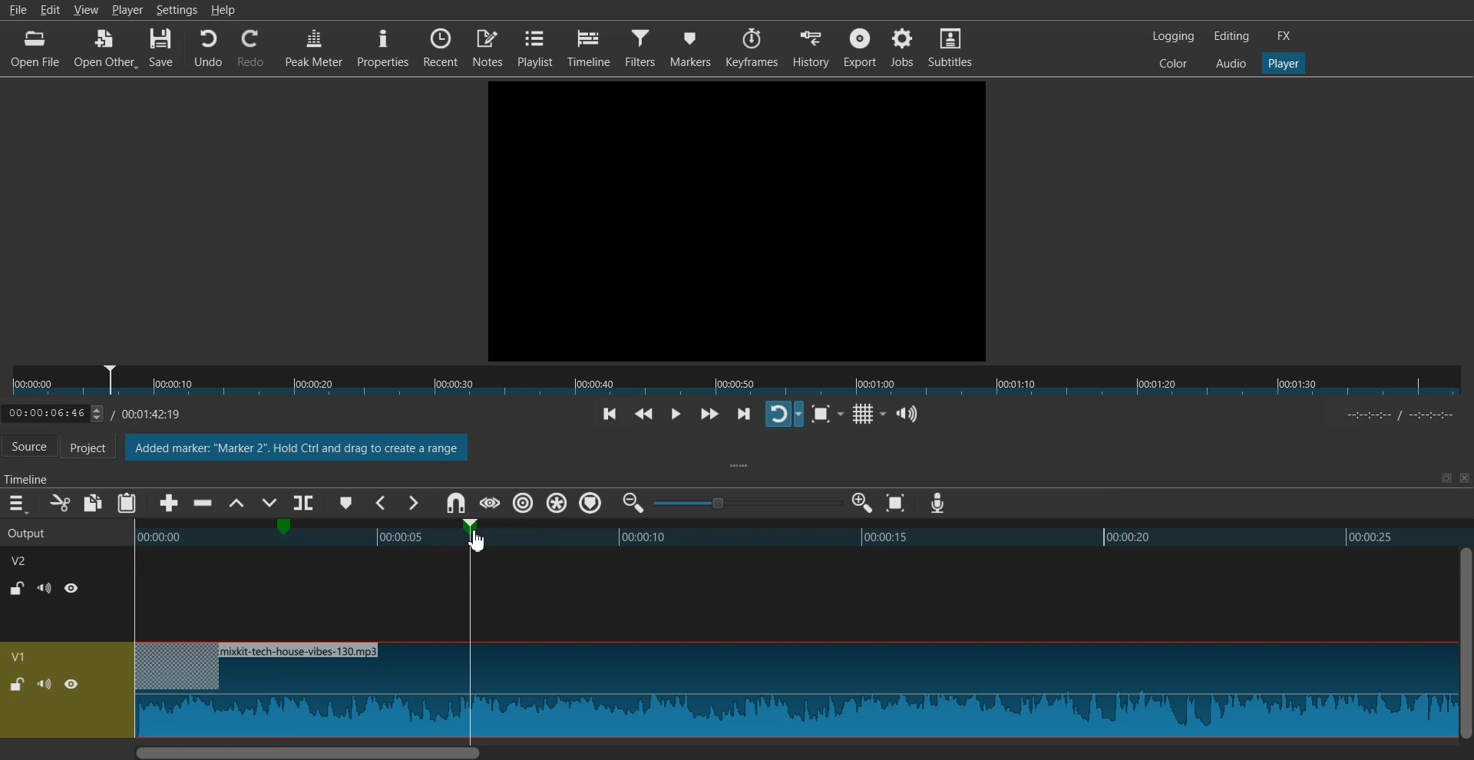  I want to click on Play quickly forwards, so click(709, 414).